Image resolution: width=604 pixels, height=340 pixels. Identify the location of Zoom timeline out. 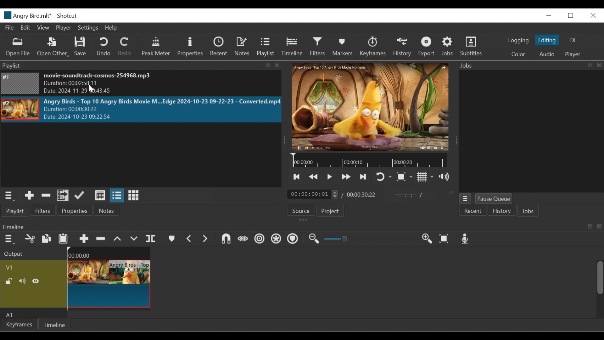
(316, 239).